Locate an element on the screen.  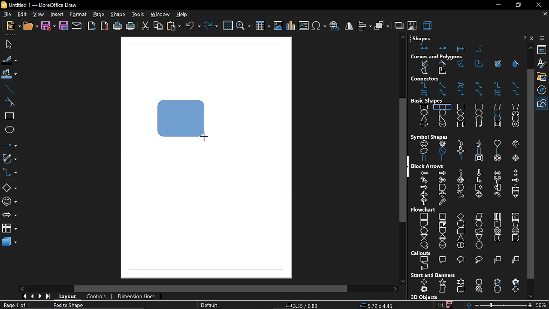
callout is located at coordinates (467, 264).